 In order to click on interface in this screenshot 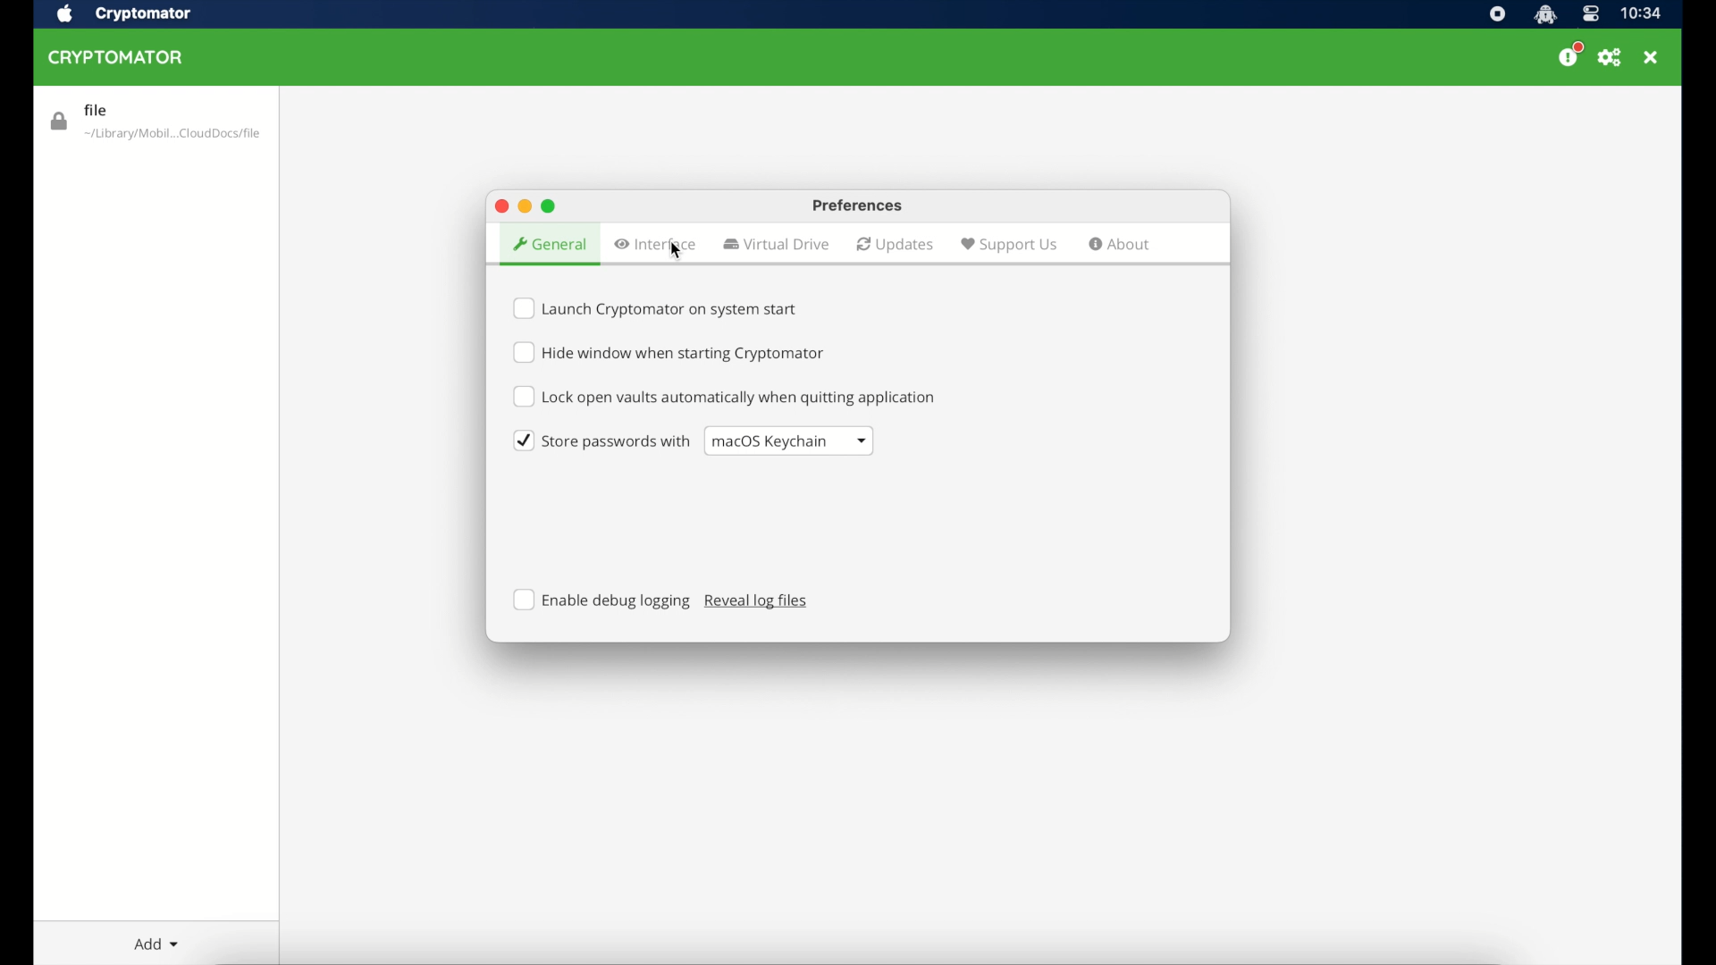, I will do `click(658, 245)`.